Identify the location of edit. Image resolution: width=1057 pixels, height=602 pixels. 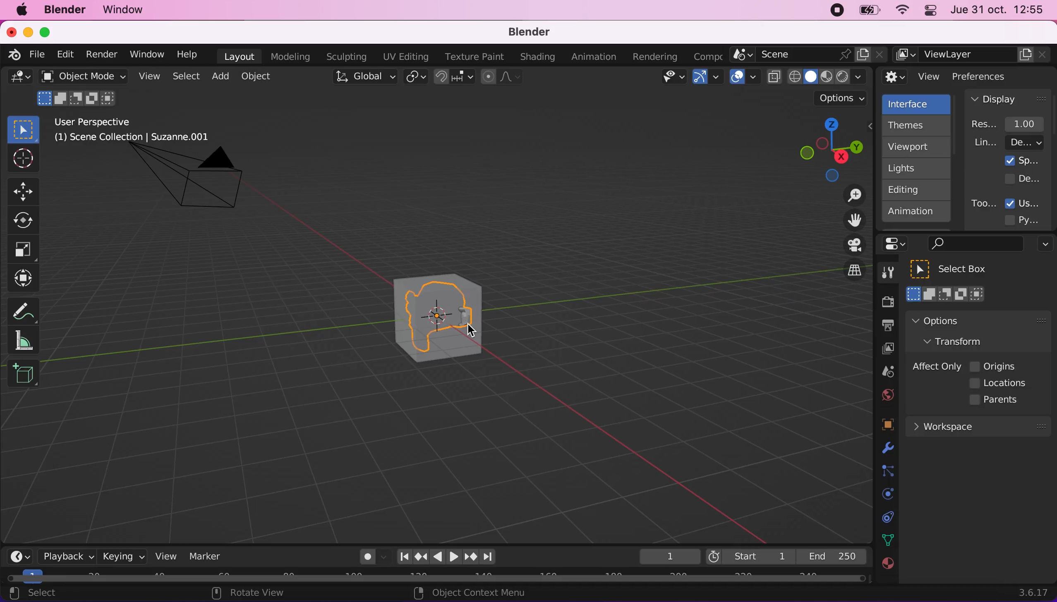
(63, 54).